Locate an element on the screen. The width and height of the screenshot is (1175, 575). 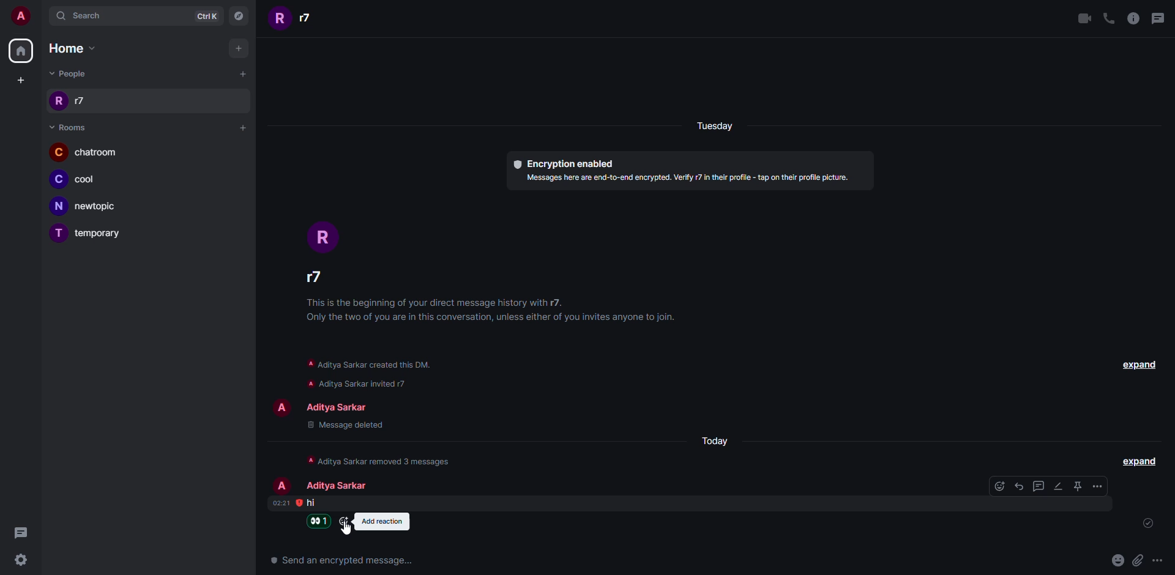
info is located at coordinates (490, 312).